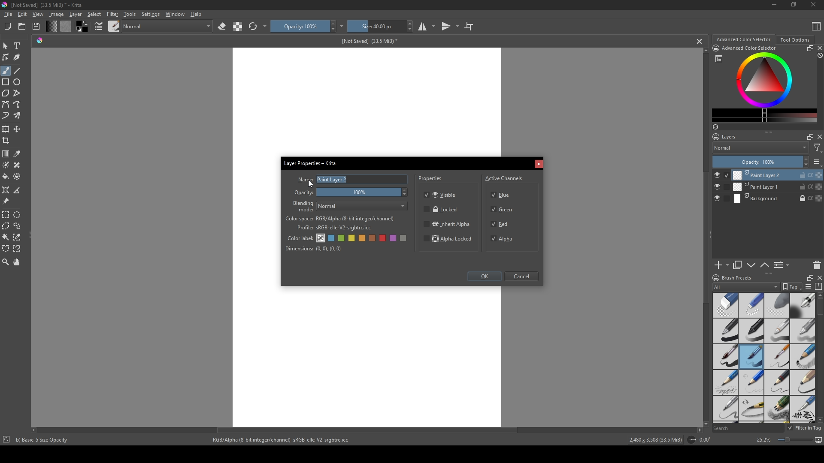 The height and width of the screenshot is (463, 824). What do you see at coordinates (743, 39) in the screenshot?
I see `Advanced color selector` at bounding box center [743, 39].